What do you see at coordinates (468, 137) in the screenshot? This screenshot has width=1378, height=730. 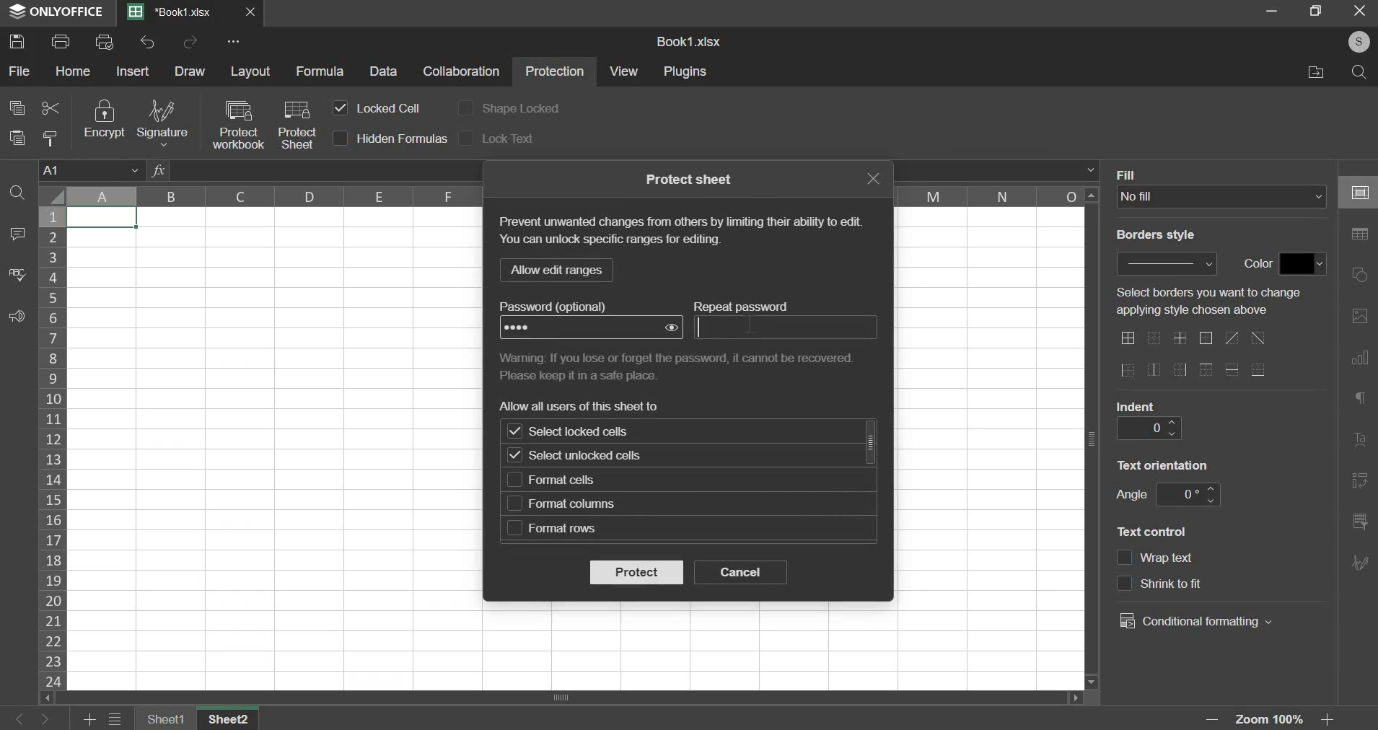 I see `checkbox` at bounding box center [468, 137].